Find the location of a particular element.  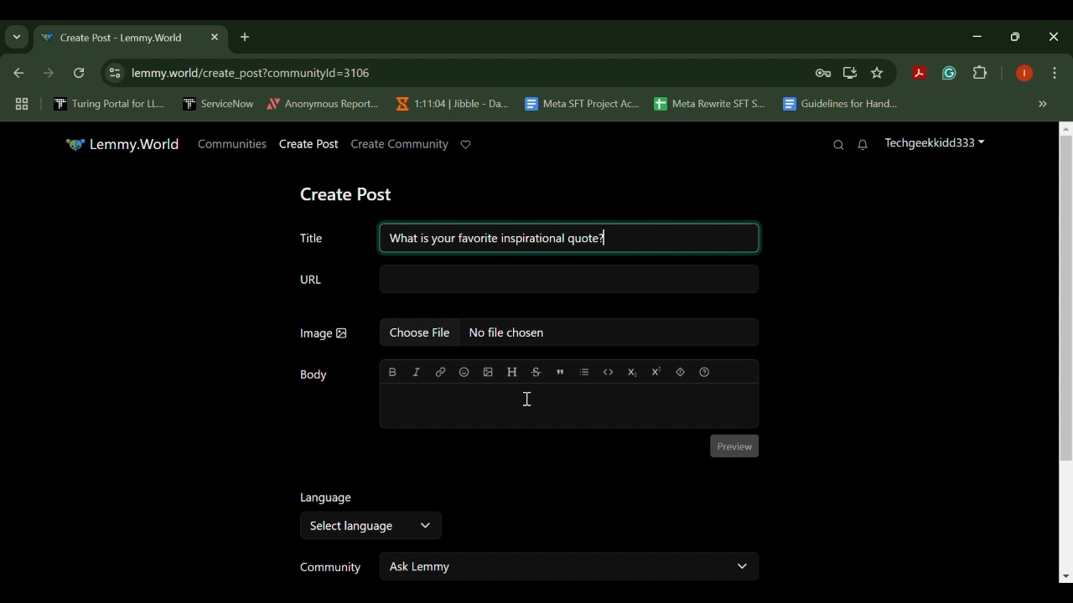

Cursor on Post Body Textbox is located at coordinates (526, 400).